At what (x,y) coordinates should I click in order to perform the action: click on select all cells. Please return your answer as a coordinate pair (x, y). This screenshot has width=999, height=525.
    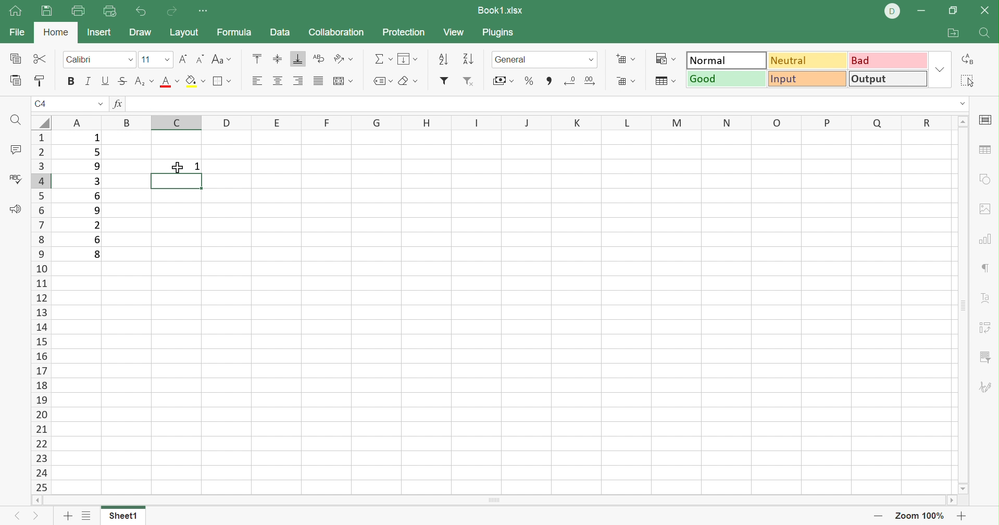
    Looking at the image, I should click on (40, 122).